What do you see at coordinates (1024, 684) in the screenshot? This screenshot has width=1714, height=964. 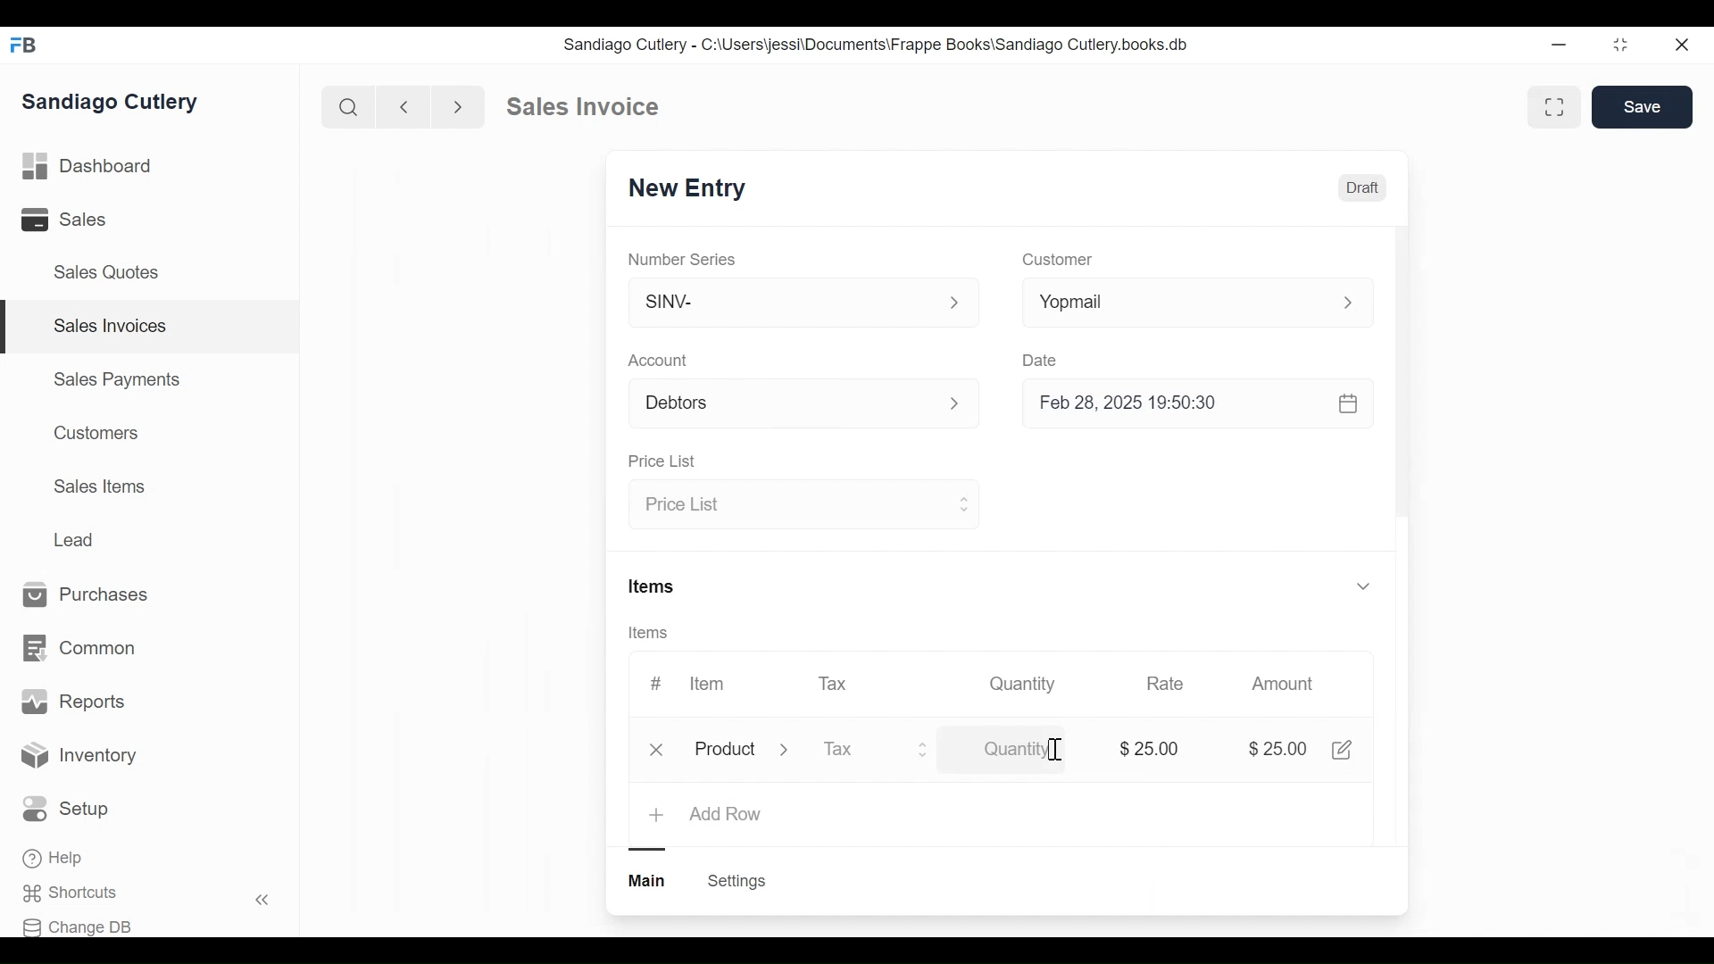 I see `Quantity` at bounding box center [1024, 684].